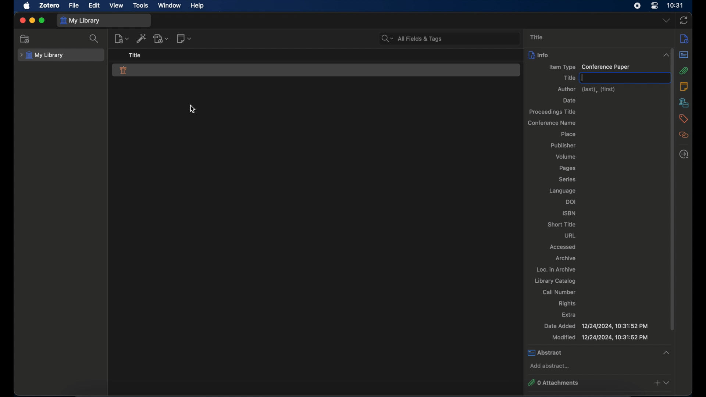 The height and width of the screenshot is (397, 706). Describe the element at coordinates (669, 189) in the screenshot. I see `scroll box` at that location.